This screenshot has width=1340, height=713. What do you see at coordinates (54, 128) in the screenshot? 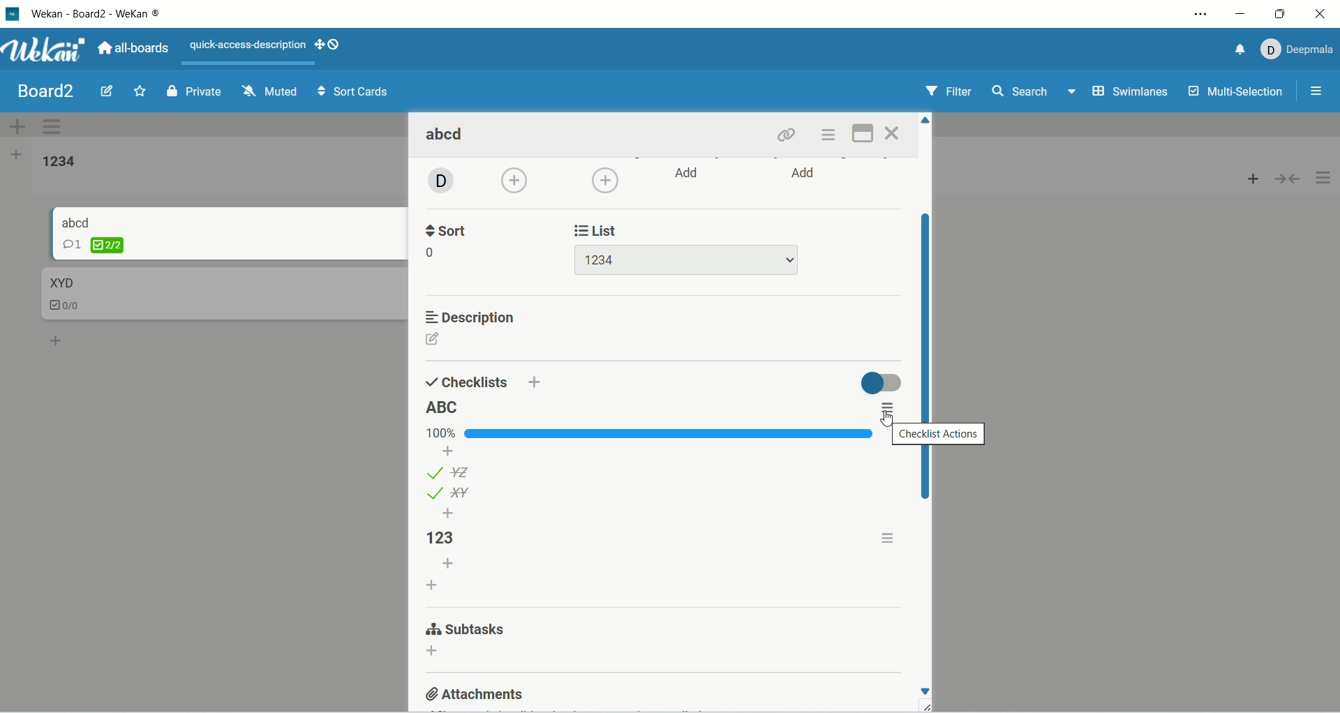
I see `swimlane actions` at bounding box center [54, 128].